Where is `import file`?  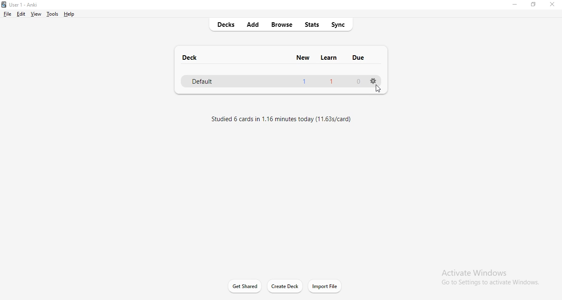
import file is located at coordinates (325, 286).